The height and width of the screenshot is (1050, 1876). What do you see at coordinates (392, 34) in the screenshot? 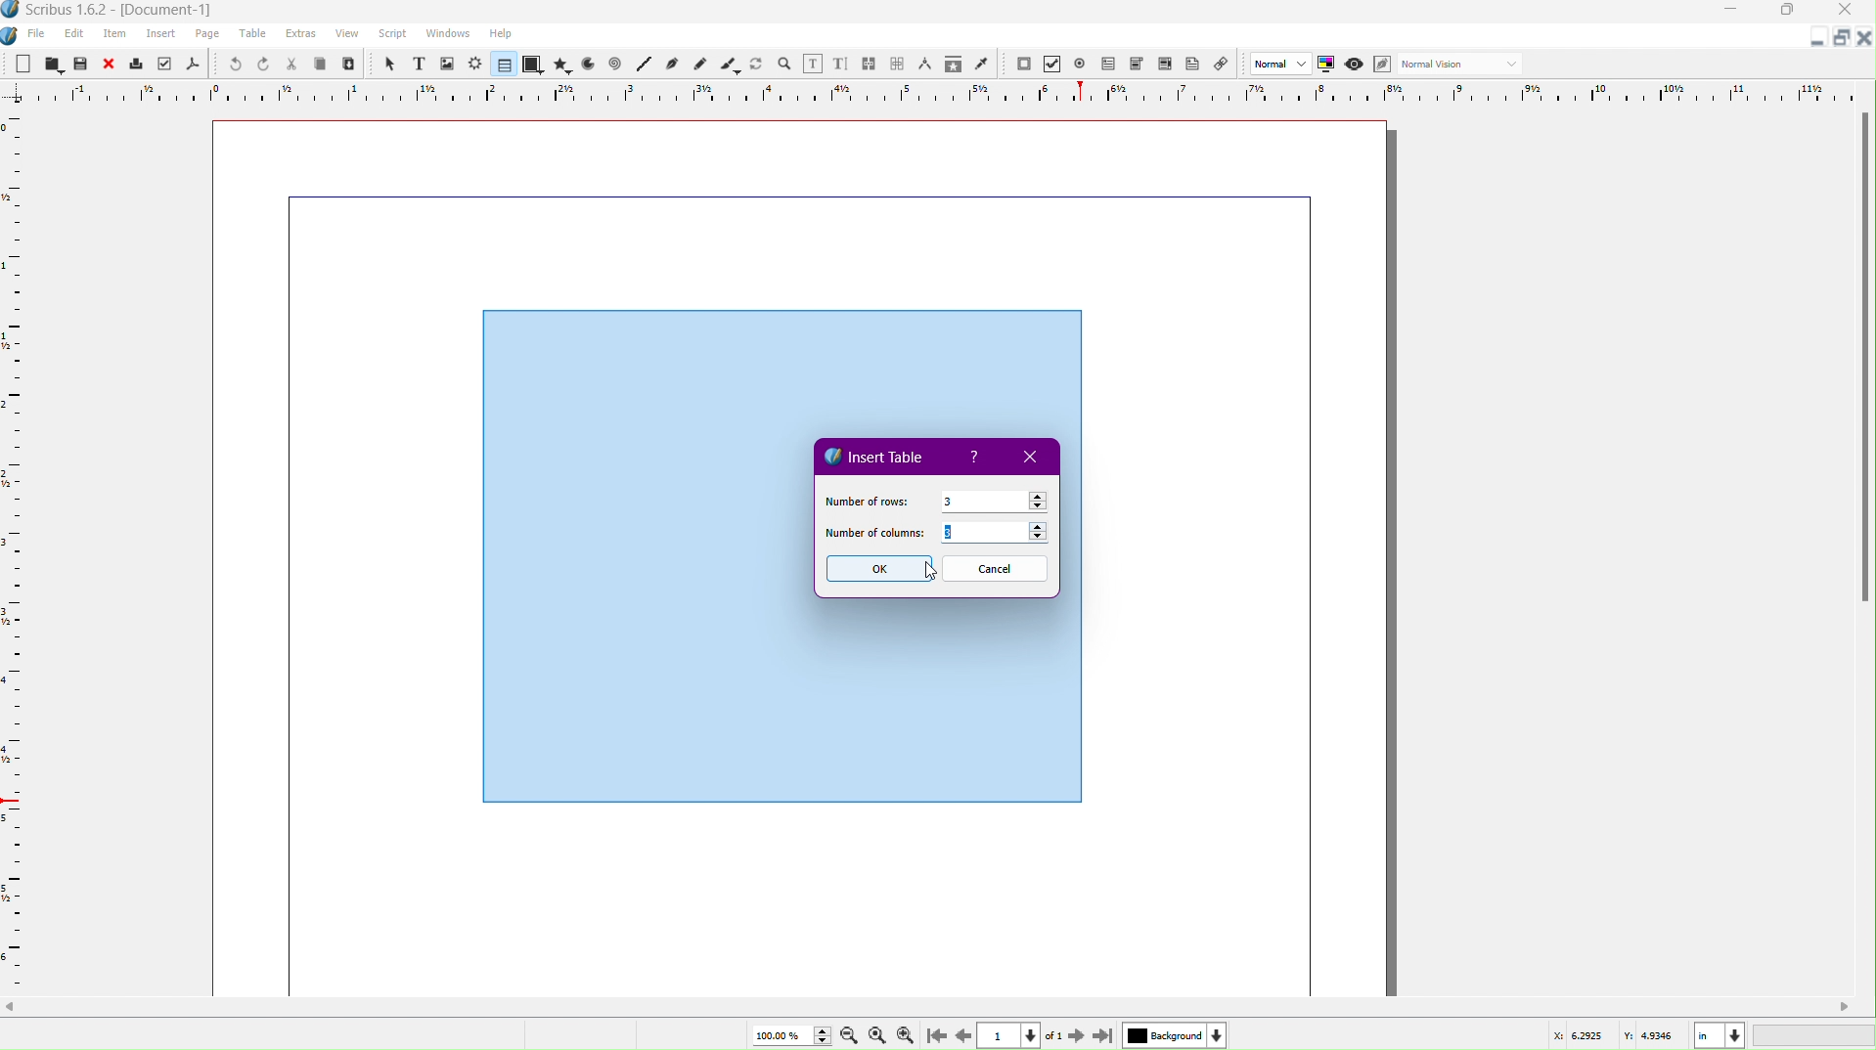
I see `Script` at bounding box center [392, 34].